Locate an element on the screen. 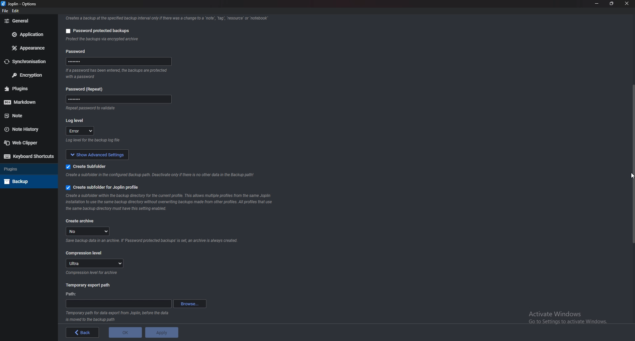  info is located at coordinates (161, 175).